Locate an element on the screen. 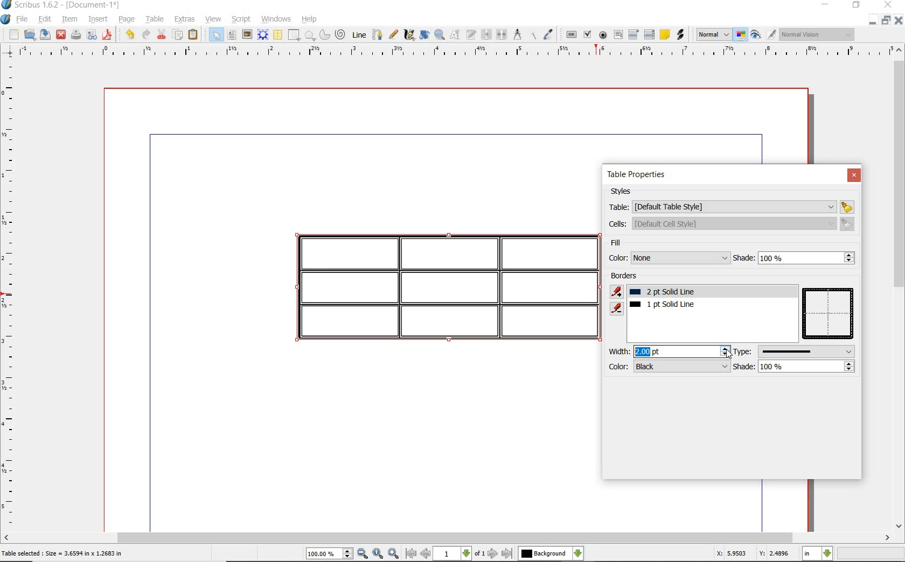 This screenshot has width=905, height=562. select current unit is located at coordinates (817, 554).